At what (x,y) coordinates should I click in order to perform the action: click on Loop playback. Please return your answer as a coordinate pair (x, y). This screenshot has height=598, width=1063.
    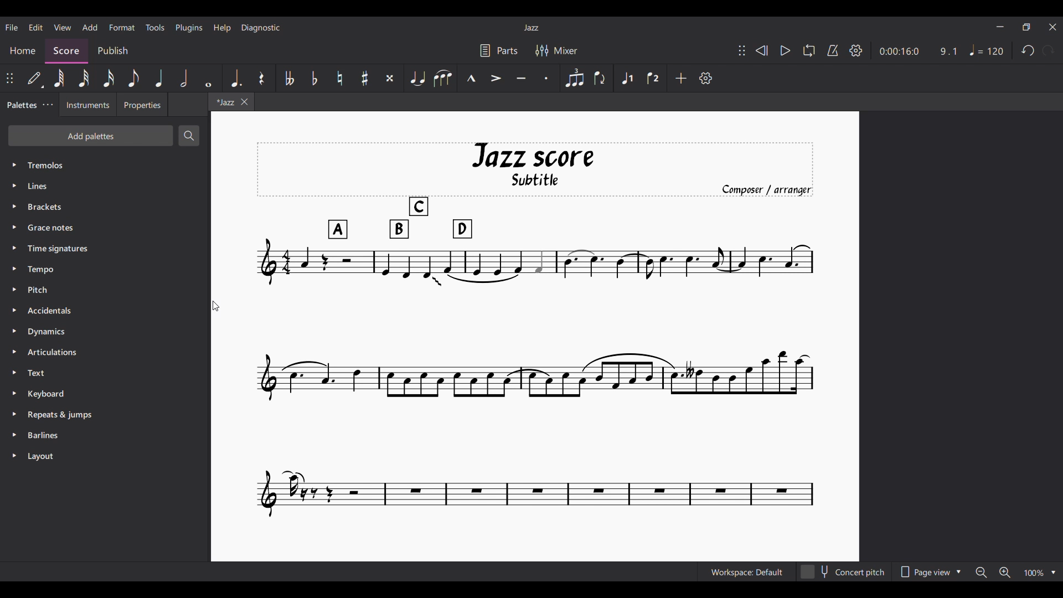
    Looking at the image, I should click on (809, 50).